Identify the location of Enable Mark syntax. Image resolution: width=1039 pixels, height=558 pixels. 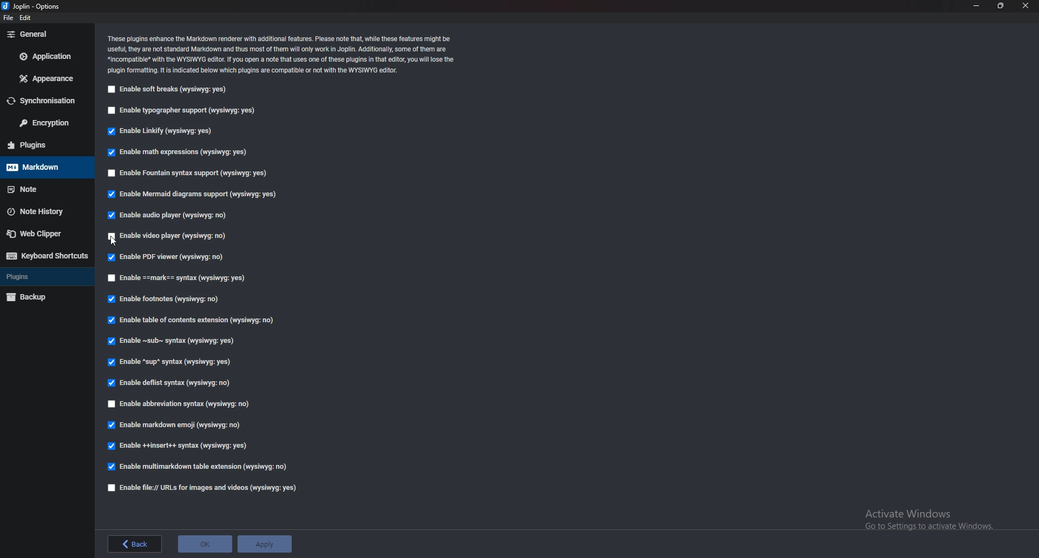
(196, 278).